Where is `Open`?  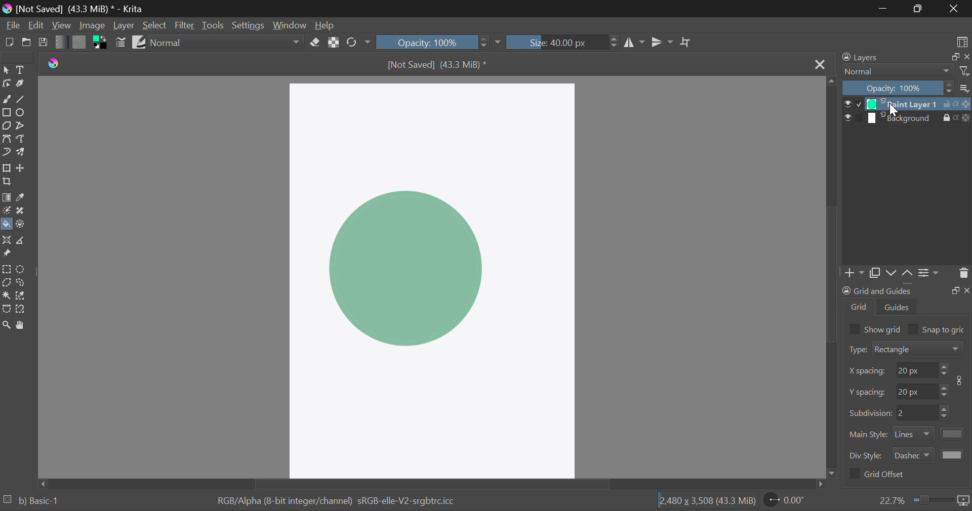
Open is located at coordinates (27, 41).